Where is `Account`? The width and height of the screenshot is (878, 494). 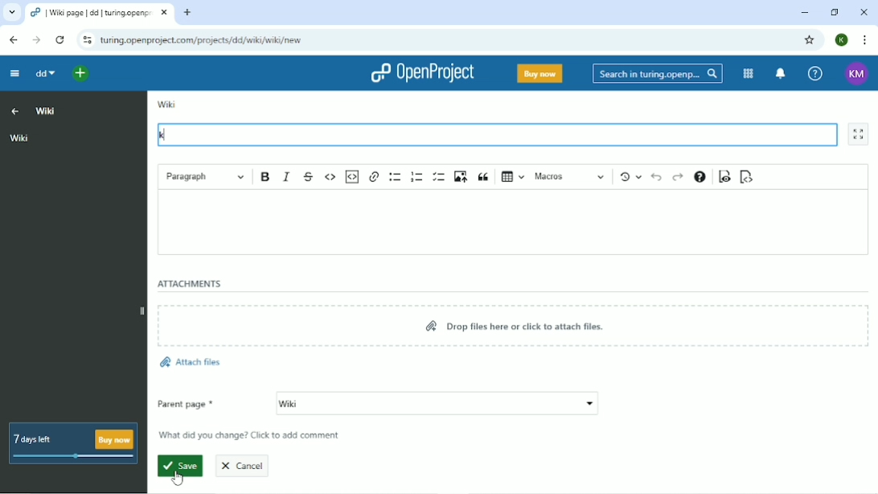 Account is located at coordinates (842, 40).